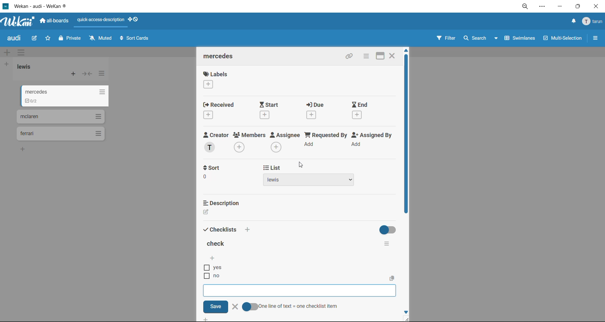 The width and height of the screenshot is (605, 322). What do you see at coordinates (64, 91) in the screenshot?
I see `mercedes` at bounding box center [64, 91].